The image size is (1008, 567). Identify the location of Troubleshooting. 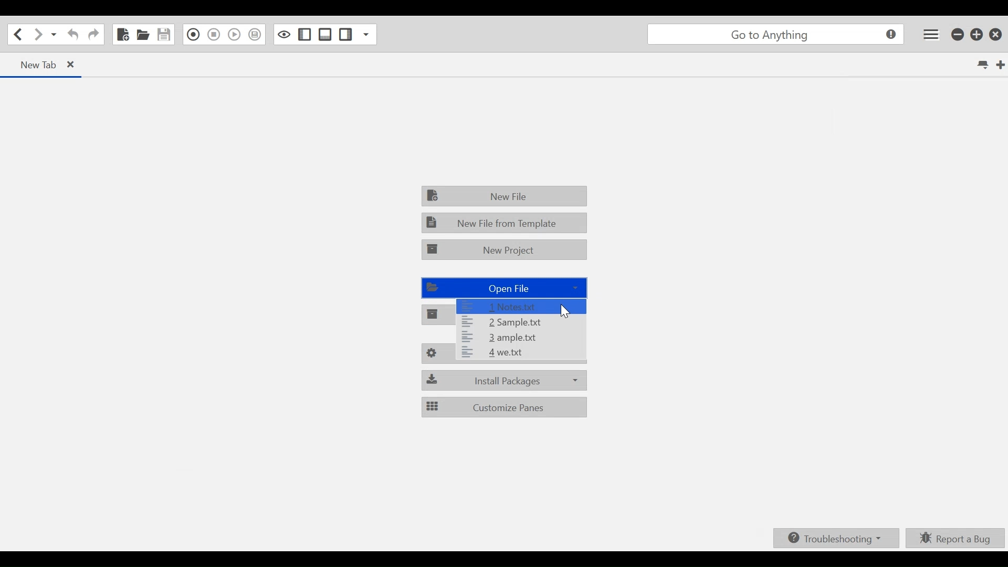
(837, 538).